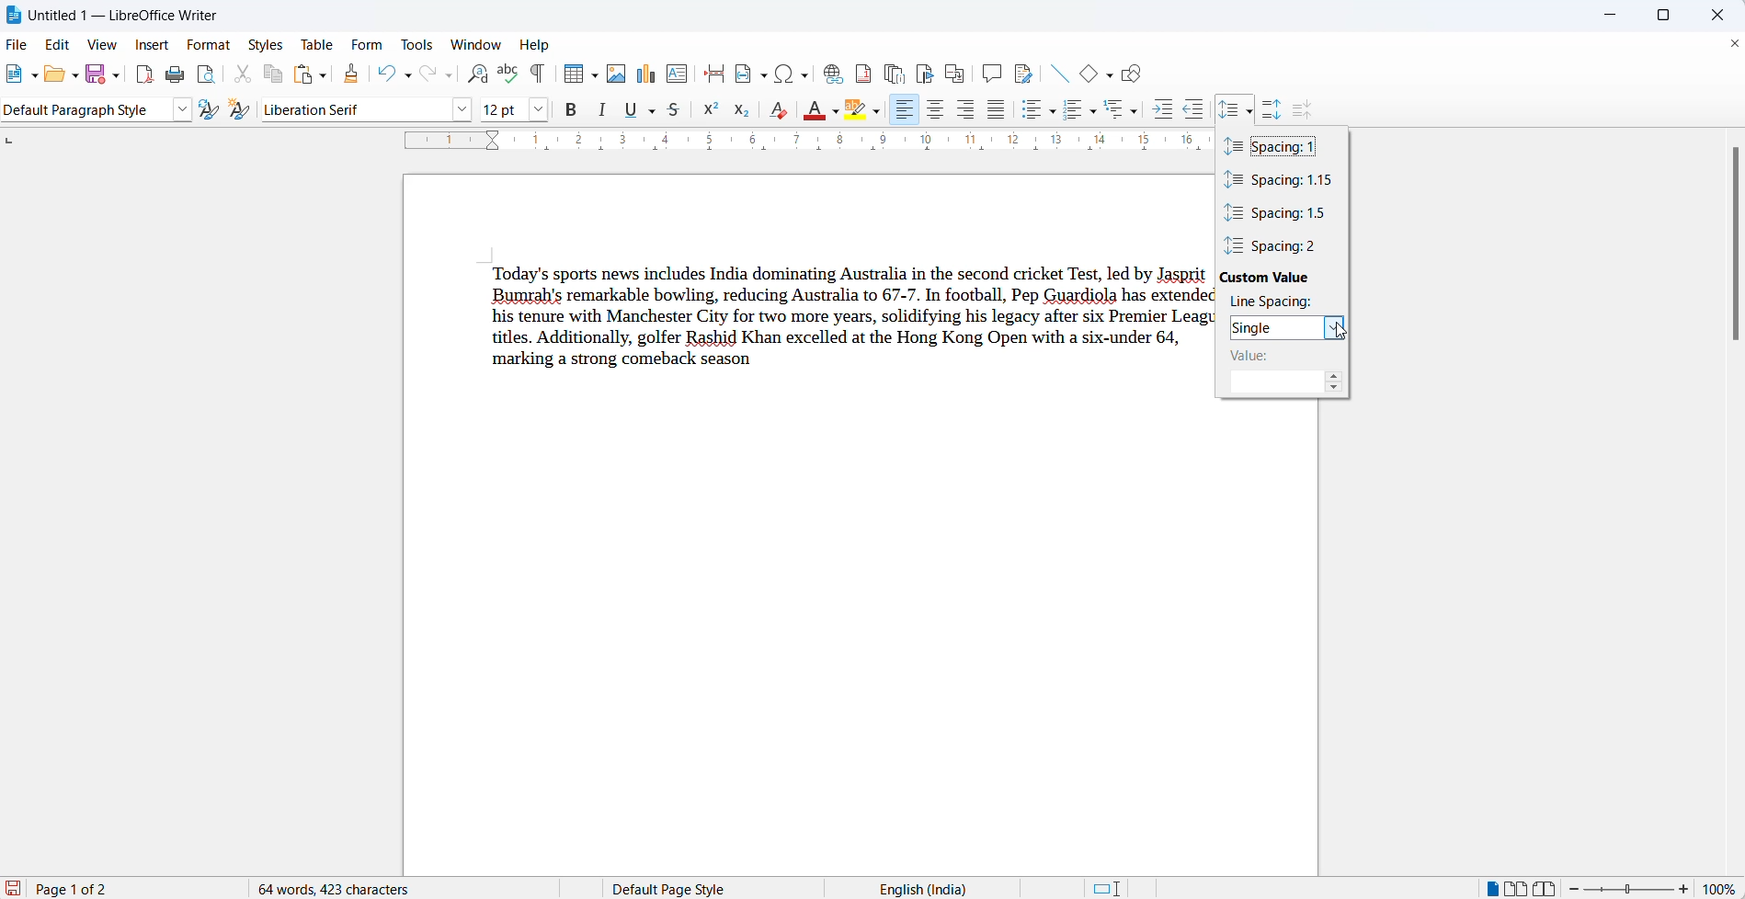  What do you see at coordinates (777, 108) in the screenshot?
I see `clear direct formatting` at bounding box center [777, 108].